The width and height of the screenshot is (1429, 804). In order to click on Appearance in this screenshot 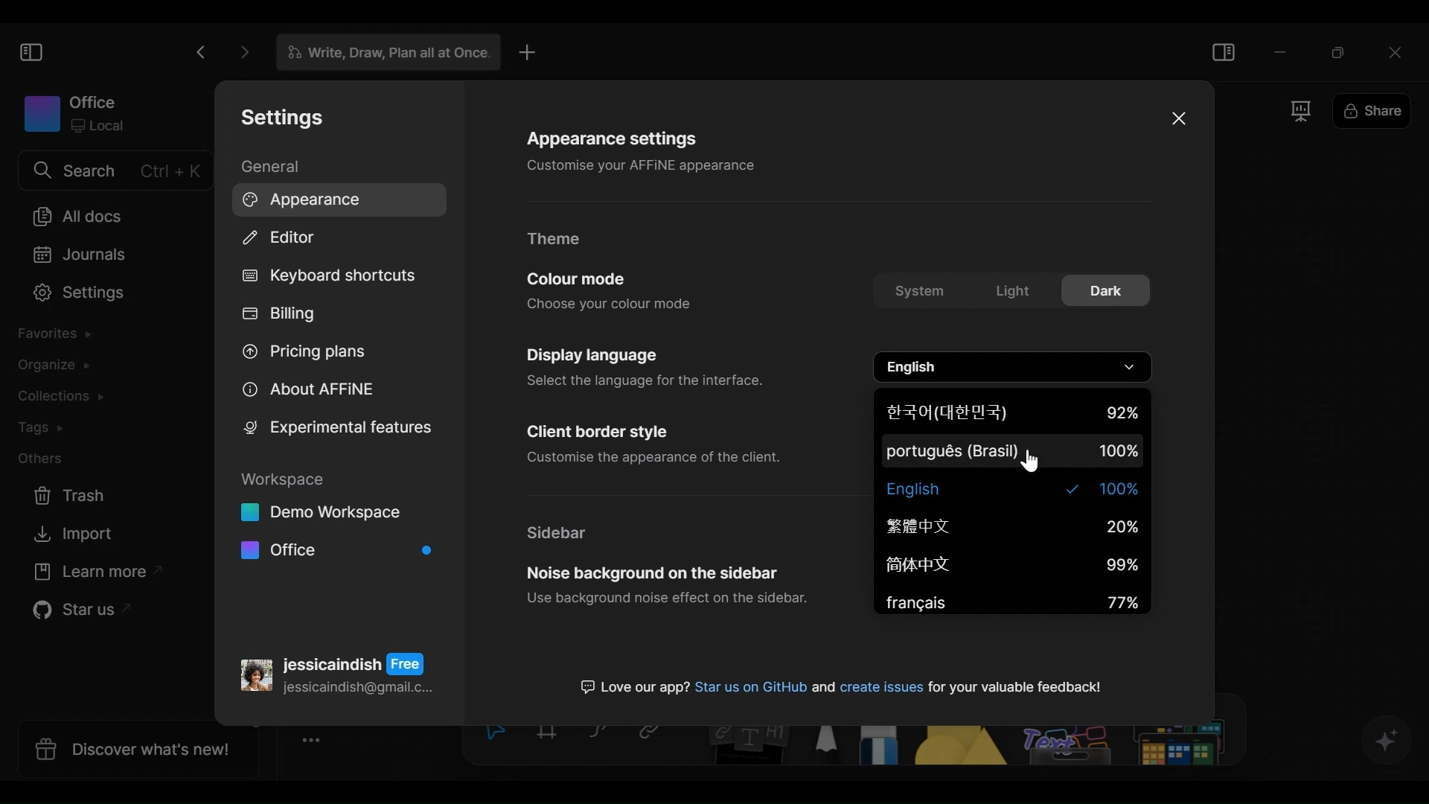, I will do `click(334, 199)`.